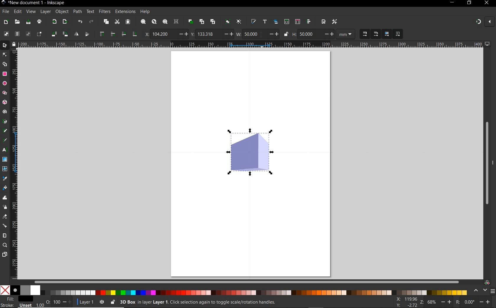 The height and width of the screenshot is (308, 496). Describe the element at coordinates (5, 141) in the screenshot. I see `calligraphy tool` at that location.